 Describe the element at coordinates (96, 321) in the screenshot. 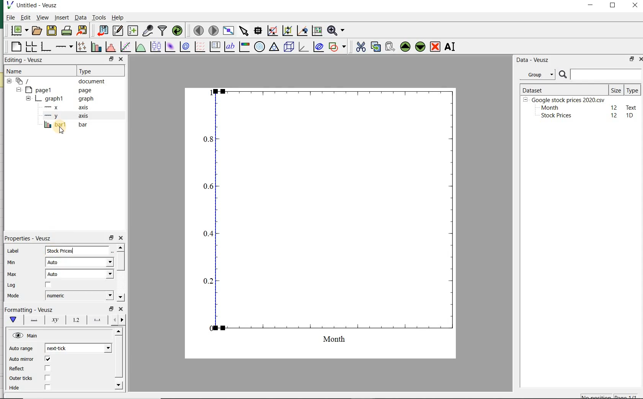

I see `major ticks` at that location.